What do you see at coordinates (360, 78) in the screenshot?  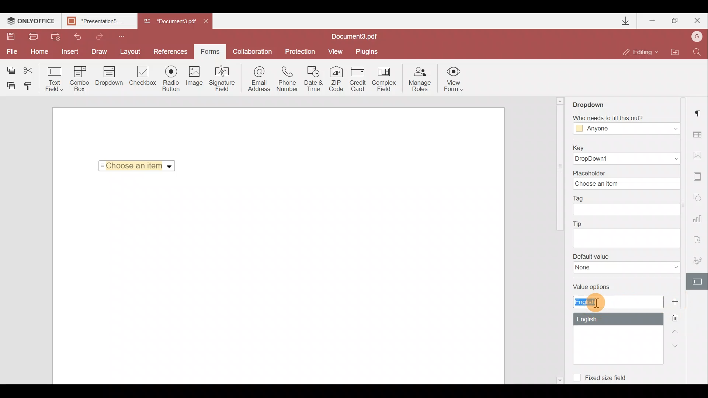 I see `Credit card` at bounding box center [360, 78].